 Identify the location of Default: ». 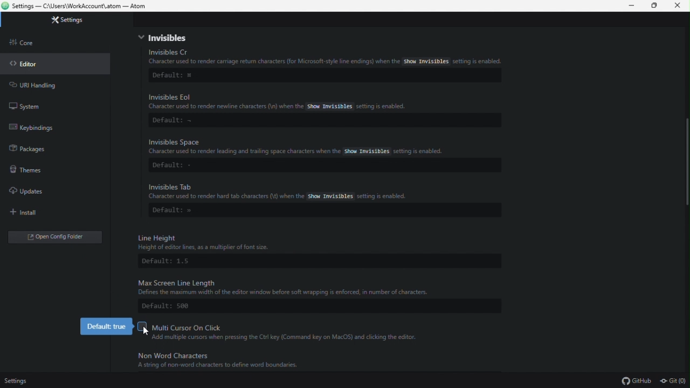
(182, 211).